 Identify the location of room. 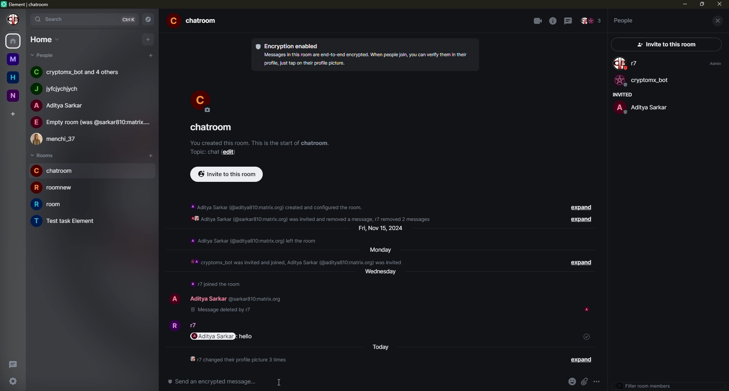
(211, 128).